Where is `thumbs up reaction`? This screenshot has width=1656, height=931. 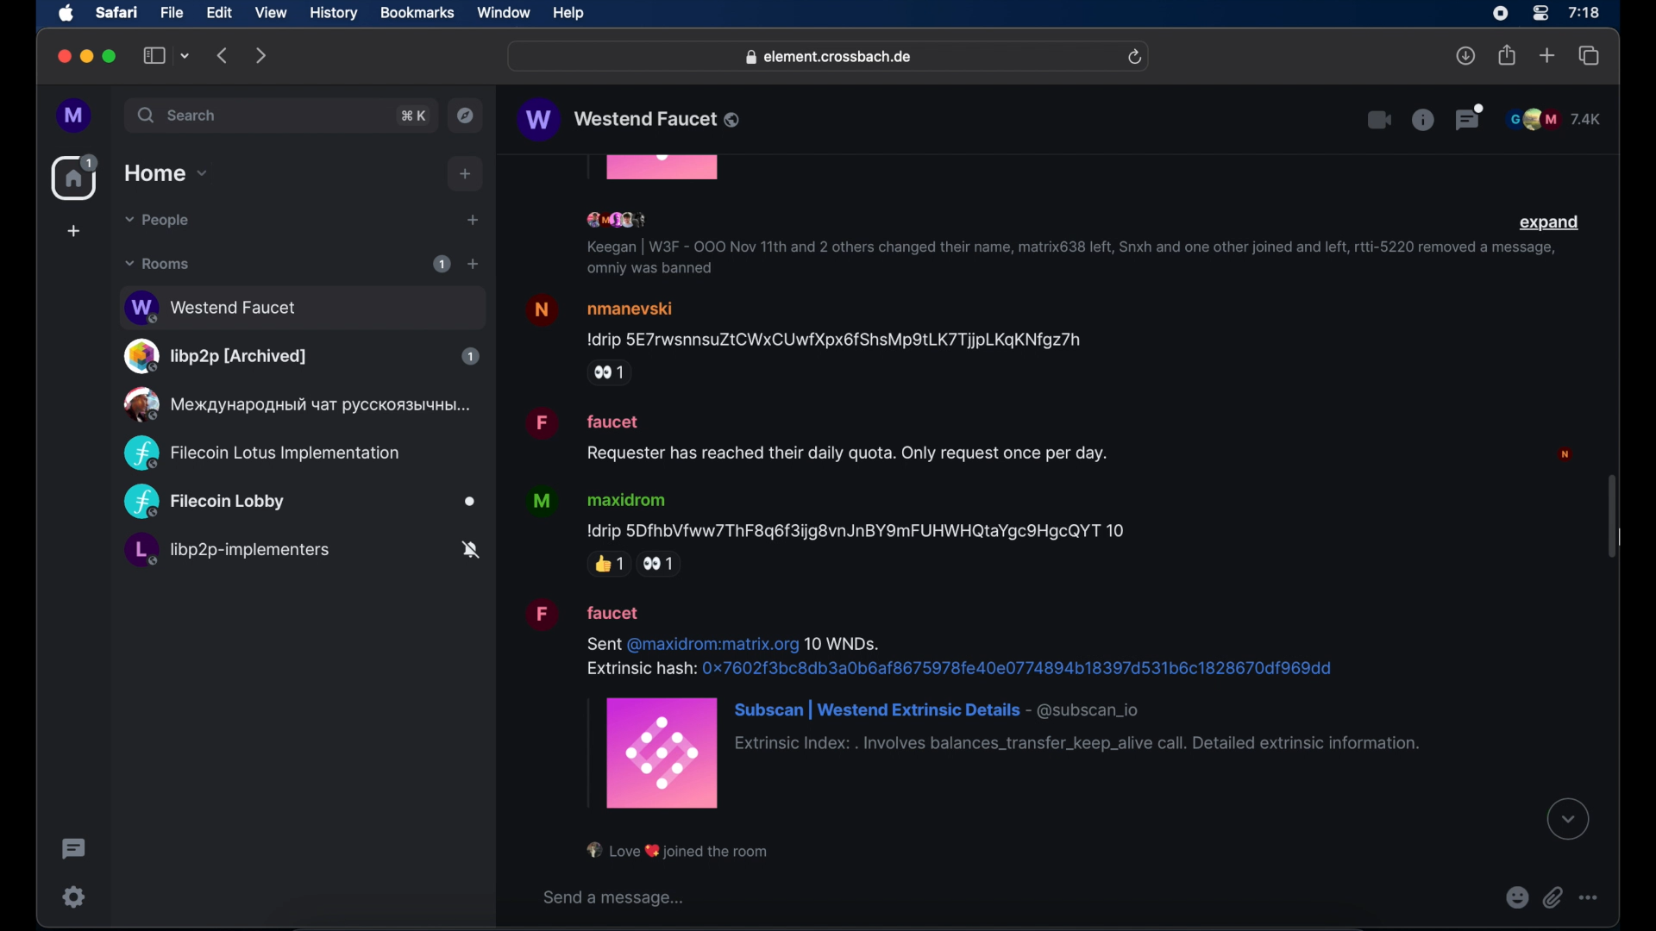 thumbs up reaction is located at coordinates (608, 564).